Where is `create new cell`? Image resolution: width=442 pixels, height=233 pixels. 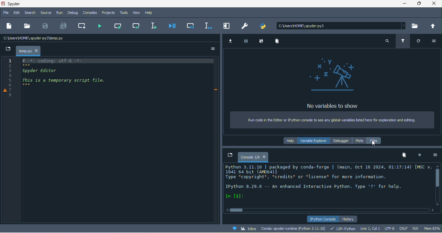
create new cell is located at coordinates (81, 26).